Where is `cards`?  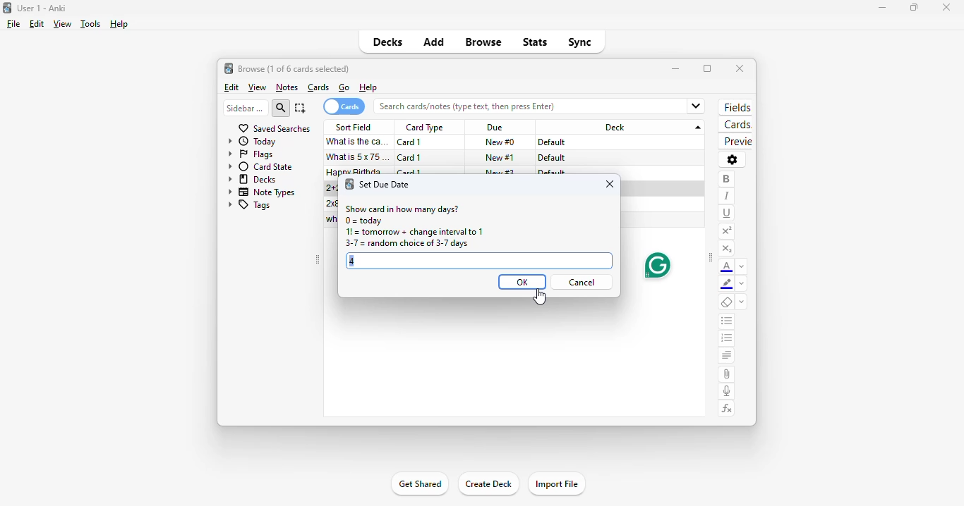 cards is located at coordinates (319, 87).